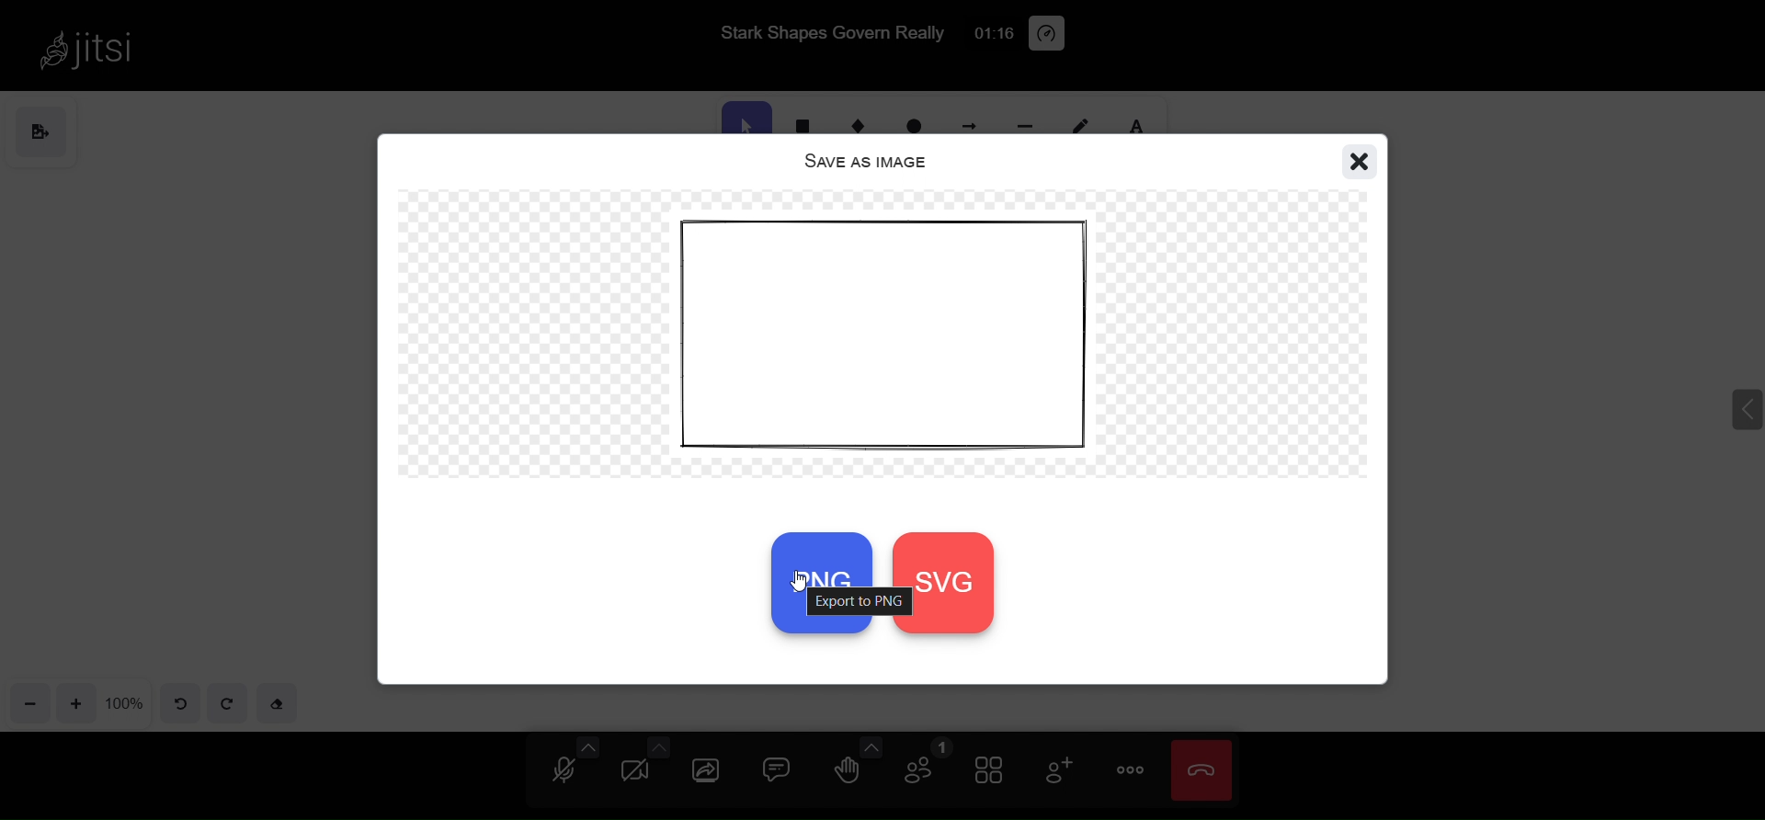  What do you see at coordinates (48, 130) in the screenshot?
I see `save as image` at bounding box center [48, 130].